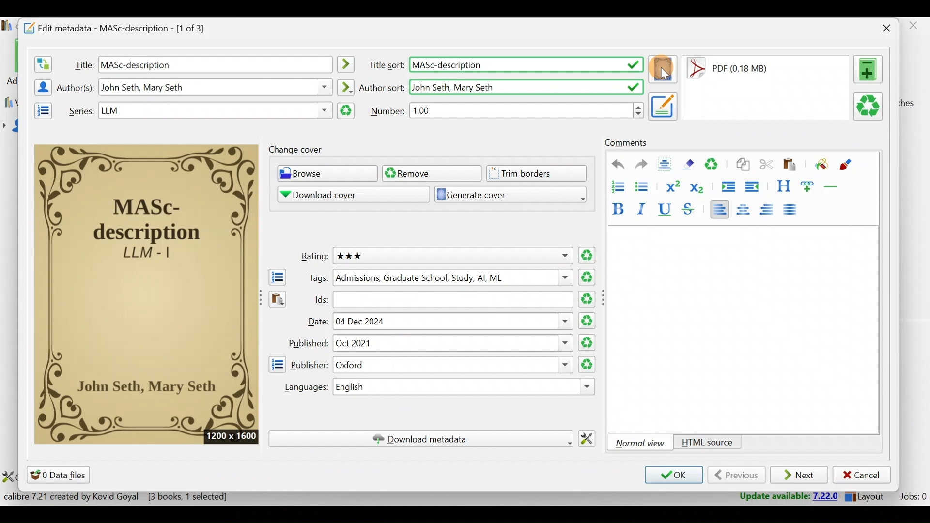  What do you see at coordinates (665, 76) in the screenshot?
I see `cursor` at bounding box center [665, 76].